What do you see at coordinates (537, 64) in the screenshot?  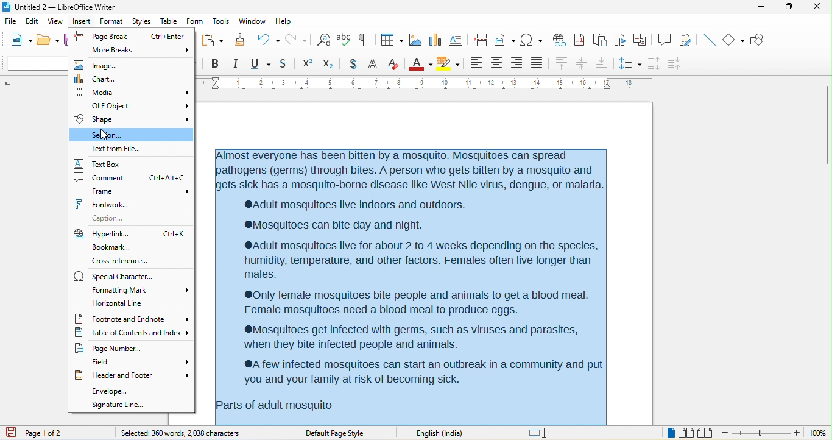 I see `justified` at bounding box center [537, 64].